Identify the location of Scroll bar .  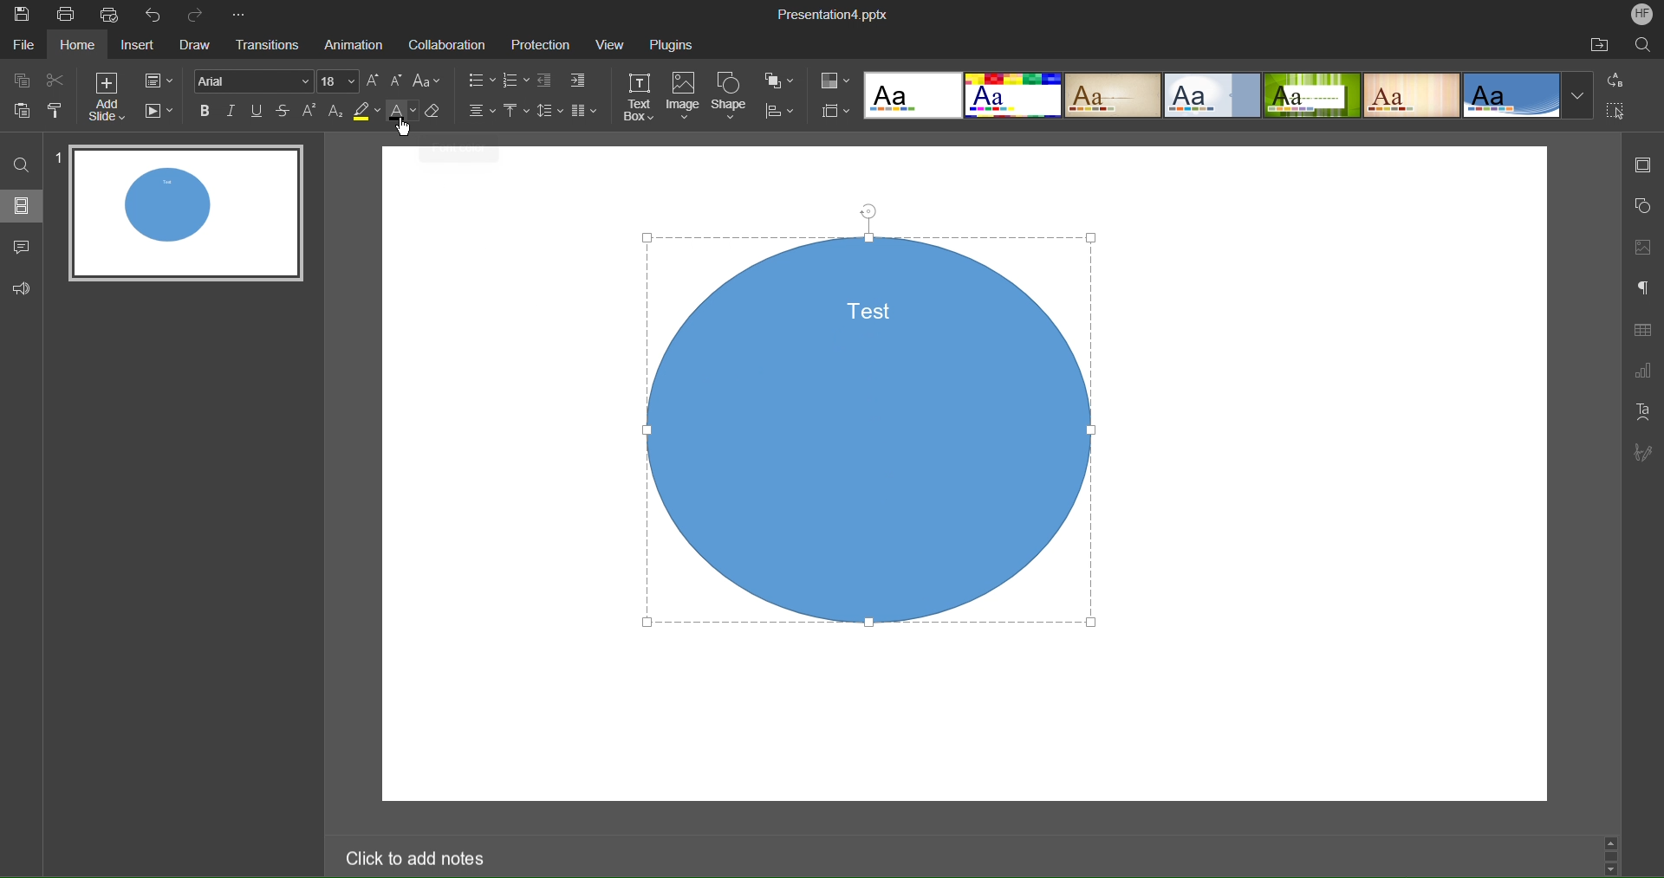
(1611, 855).